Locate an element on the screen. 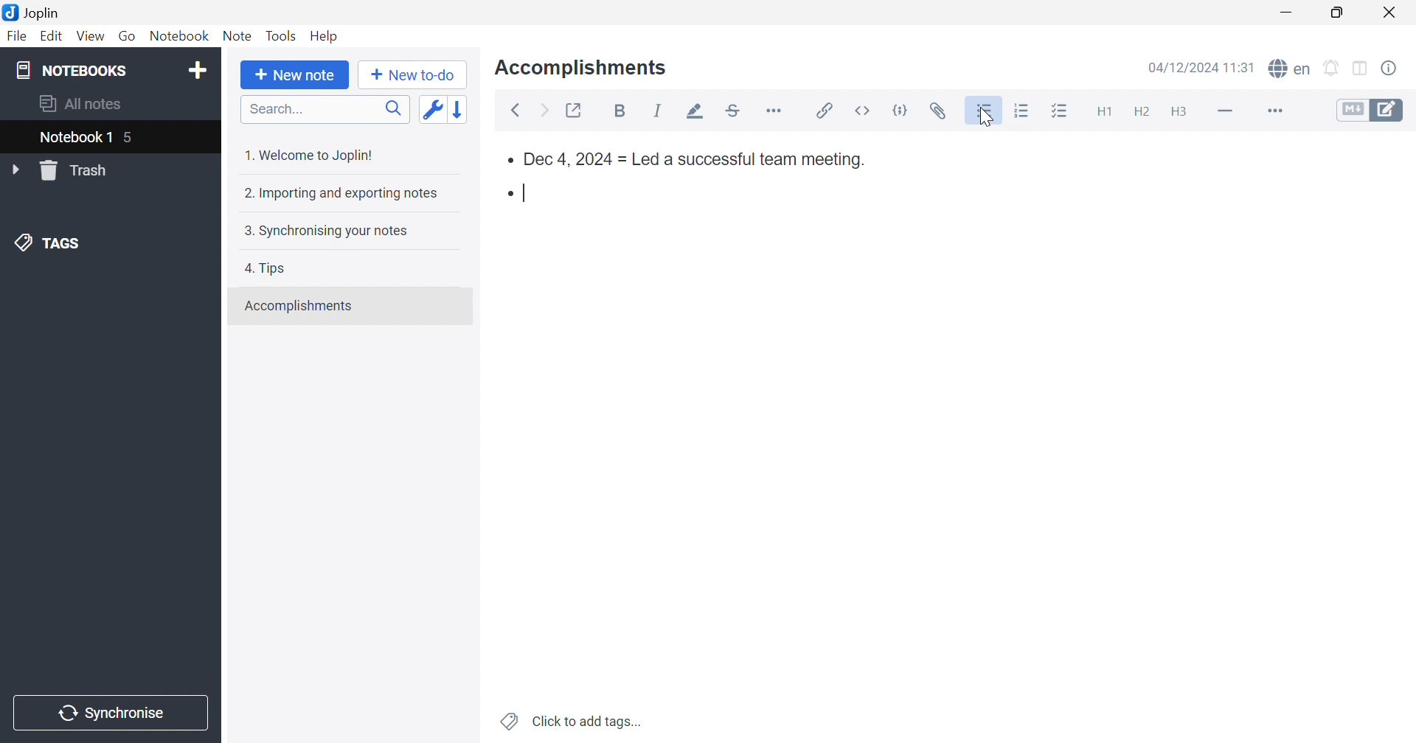 The width and height of the screenshot is (1416, 743). Trash is located at coordinates (78, 170).